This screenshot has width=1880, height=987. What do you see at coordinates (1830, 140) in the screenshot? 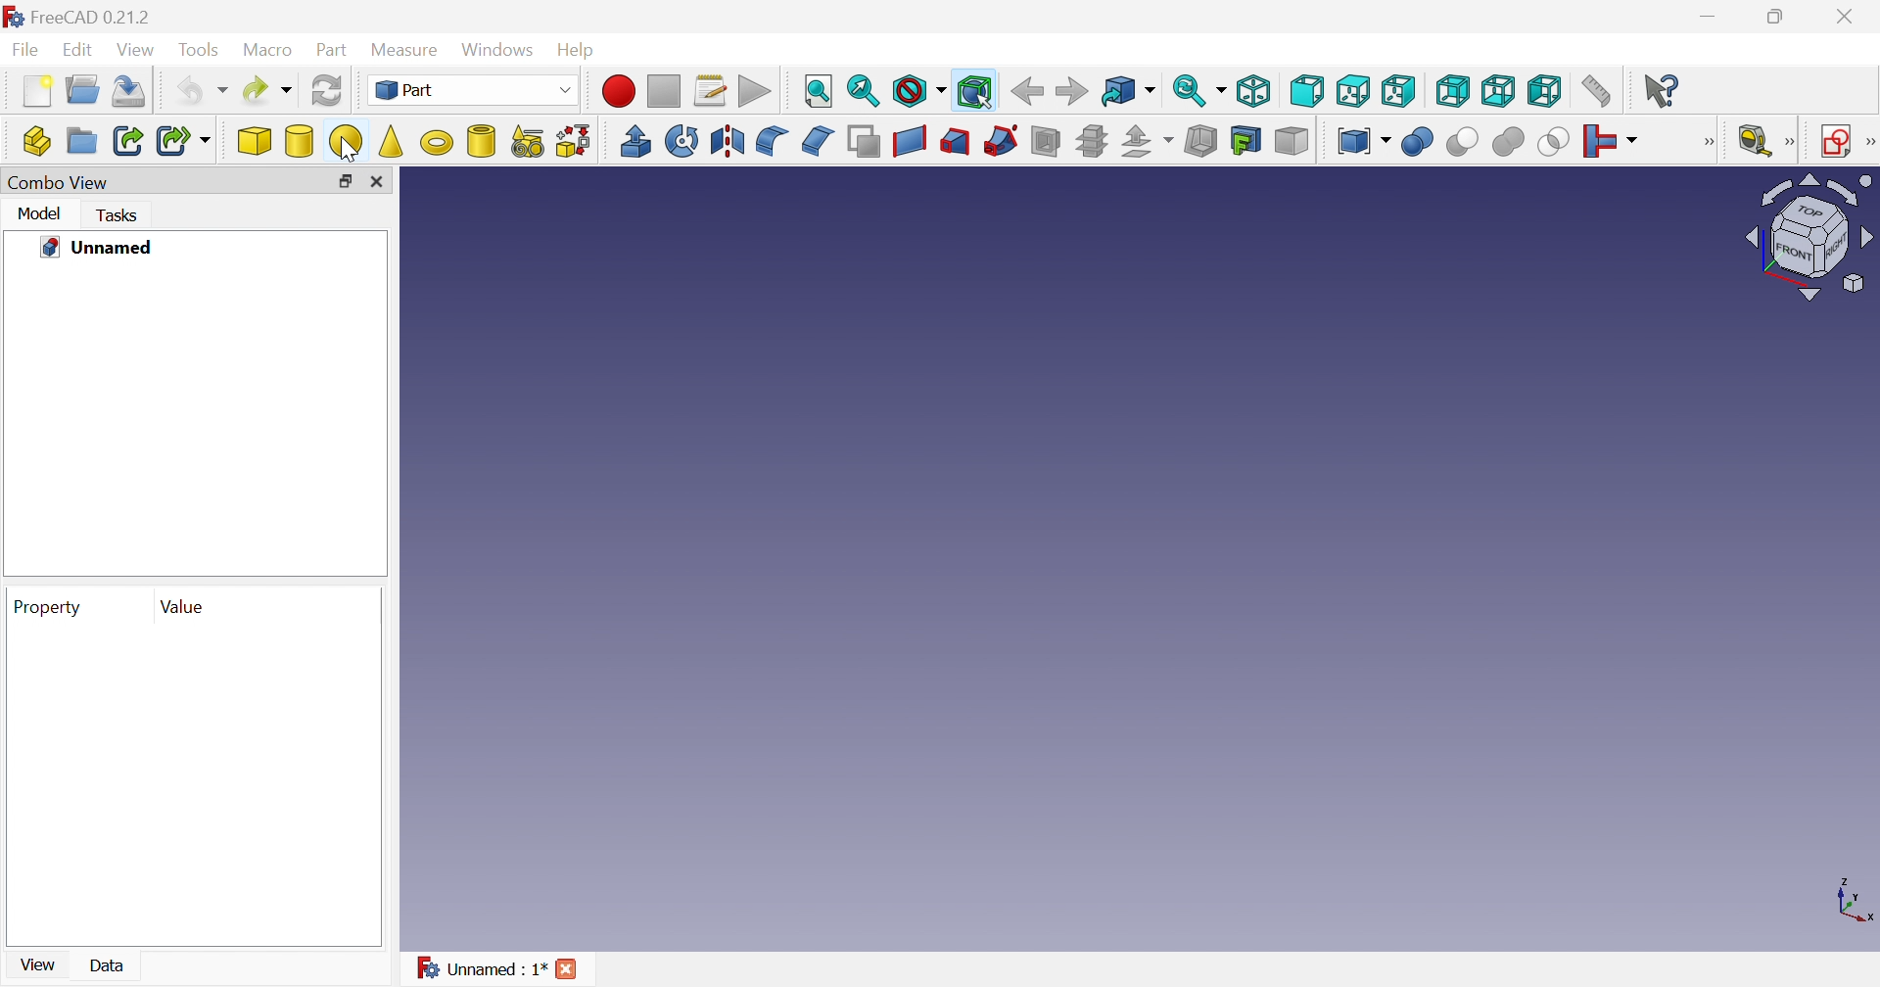
I see `Create sketch` at bounding box center [1830, 140].